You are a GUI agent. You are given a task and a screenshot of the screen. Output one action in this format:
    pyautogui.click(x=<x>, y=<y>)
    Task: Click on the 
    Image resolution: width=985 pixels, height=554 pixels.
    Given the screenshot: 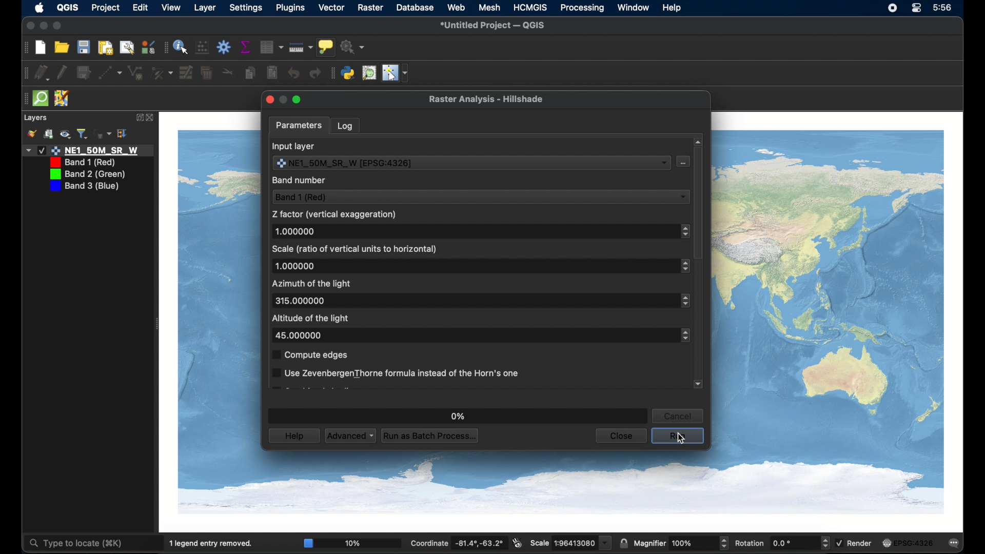 What is the action you would take?
    pyautogui.click(x=272, y=47)
    